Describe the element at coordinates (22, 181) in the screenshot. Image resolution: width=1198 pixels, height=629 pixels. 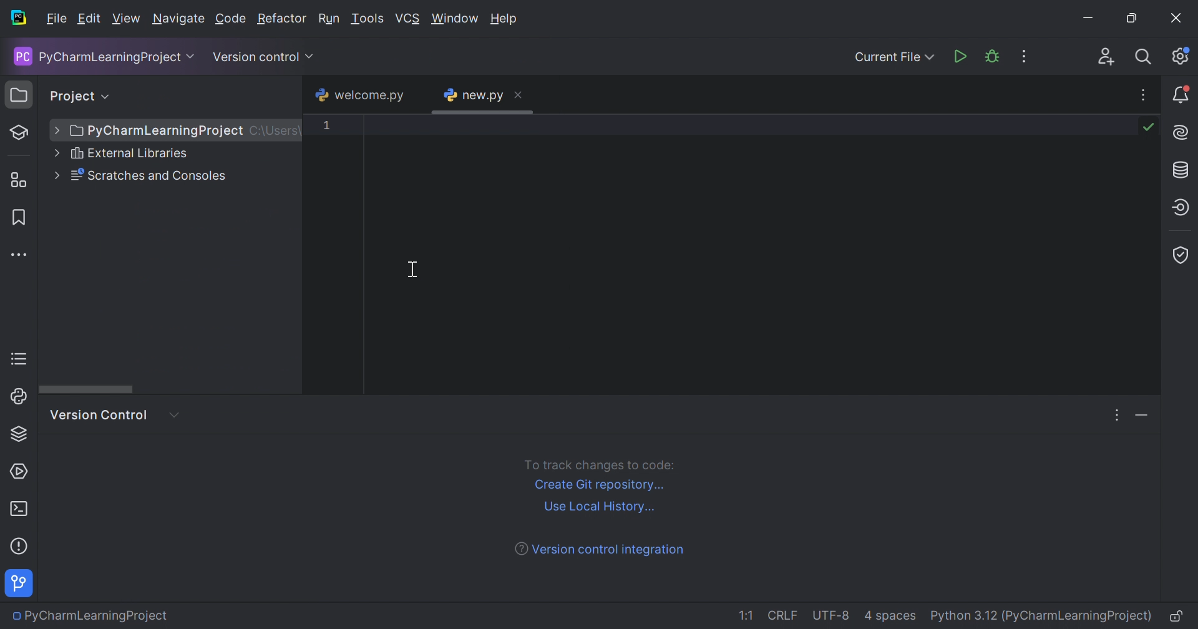
I see `Structure` at that location.